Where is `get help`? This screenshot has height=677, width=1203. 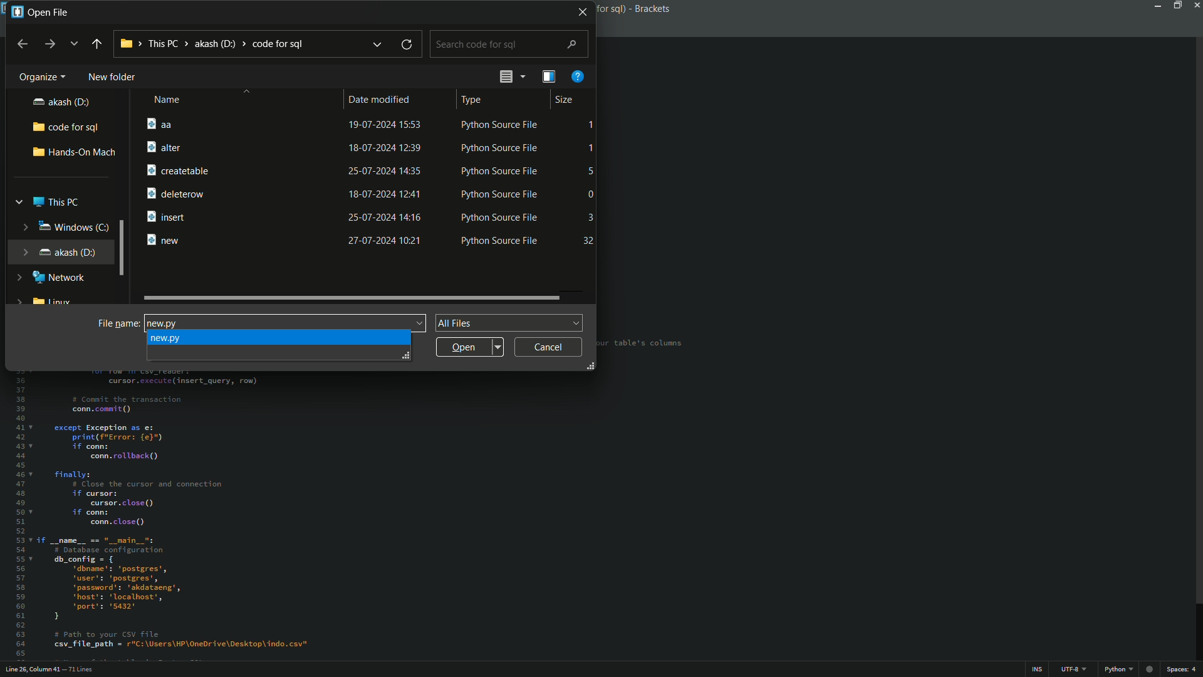 get help is located at coordinates (578, 76).